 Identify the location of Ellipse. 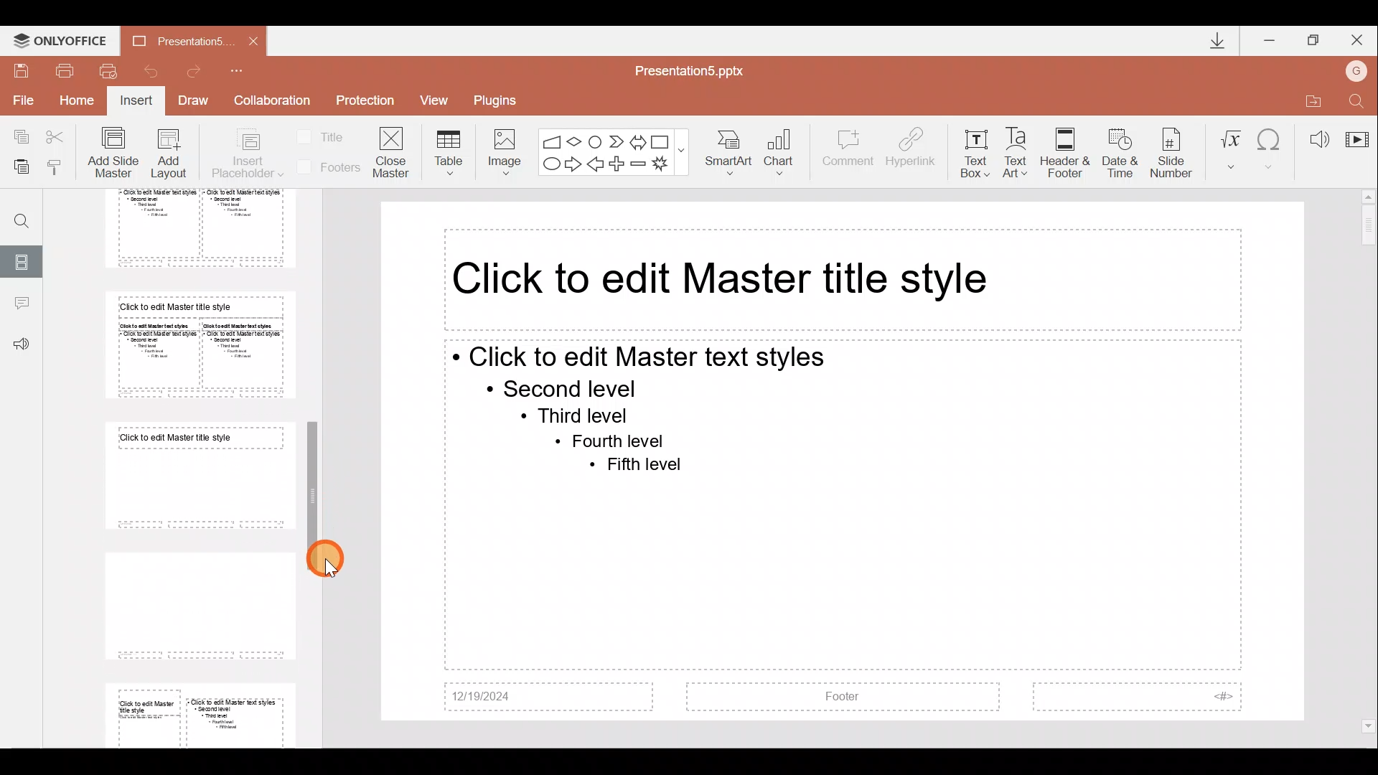
(550, 165).